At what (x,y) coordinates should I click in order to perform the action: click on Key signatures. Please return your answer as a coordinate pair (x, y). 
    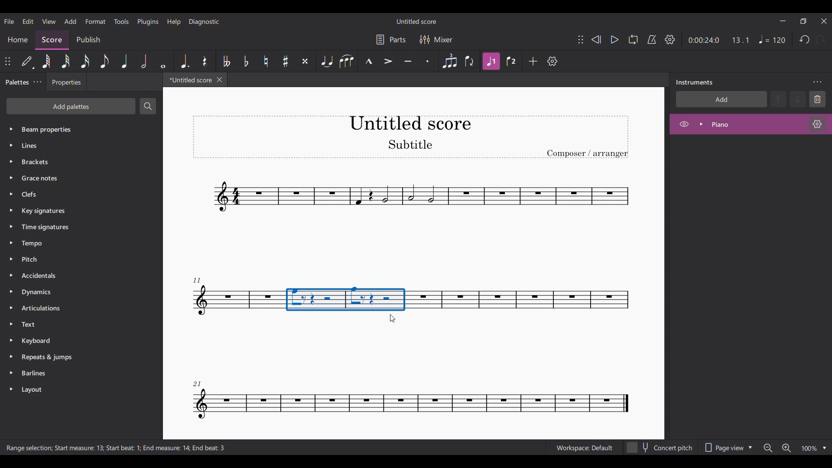
    Looking at the image, I should click on (80, 211).